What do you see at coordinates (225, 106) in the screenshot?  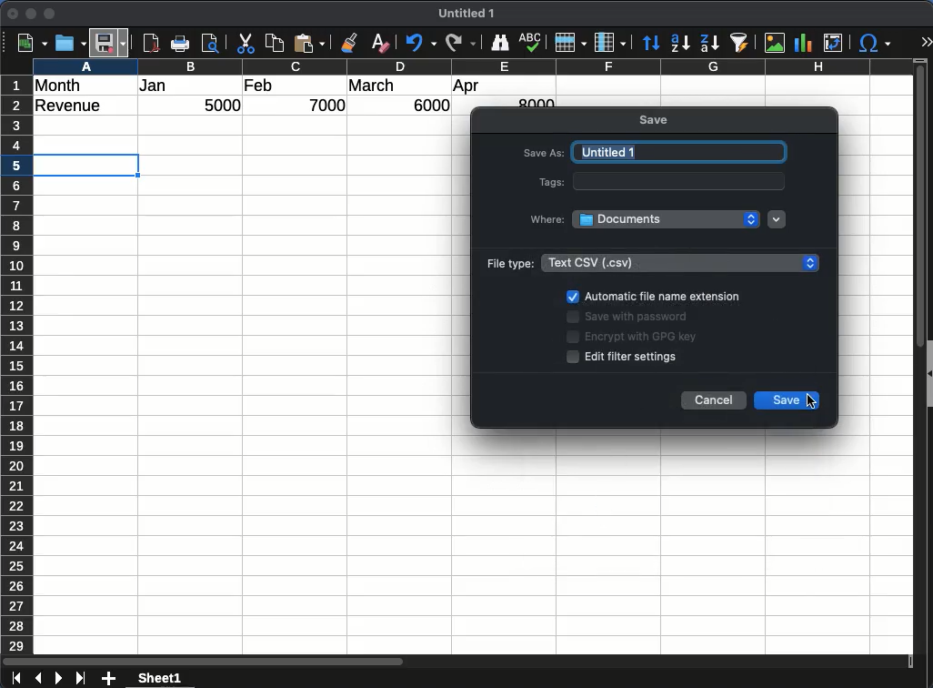 I see `5000` at bounding box center [225, 106].